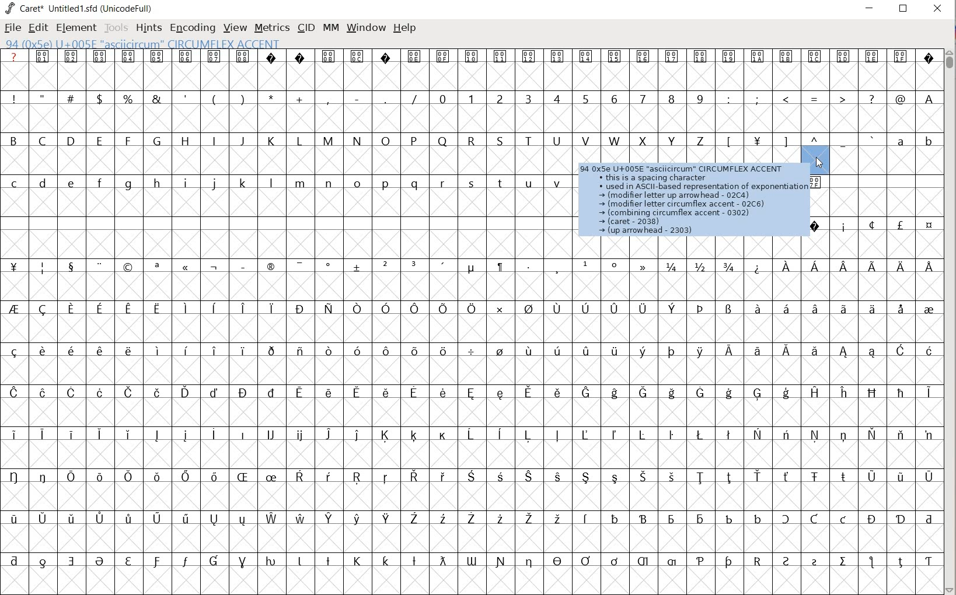  Describe the element at coordinates (936, 9) in the screenshot. I see `CLOSE` at that location.